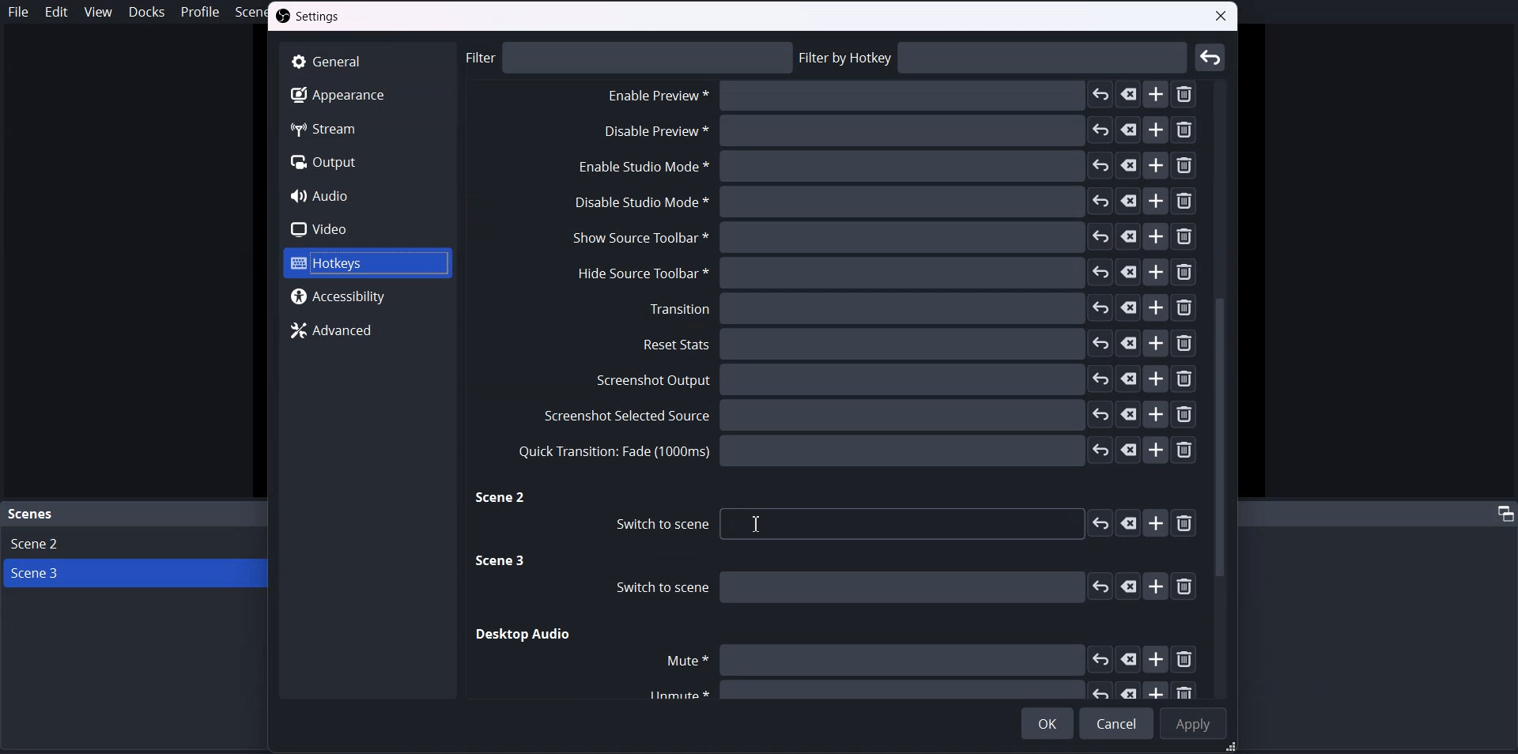 This screenshot has height=754, width=1518. Describe the element at coordinates (32, 515) in the screenshot. I see `Scene` at that location.